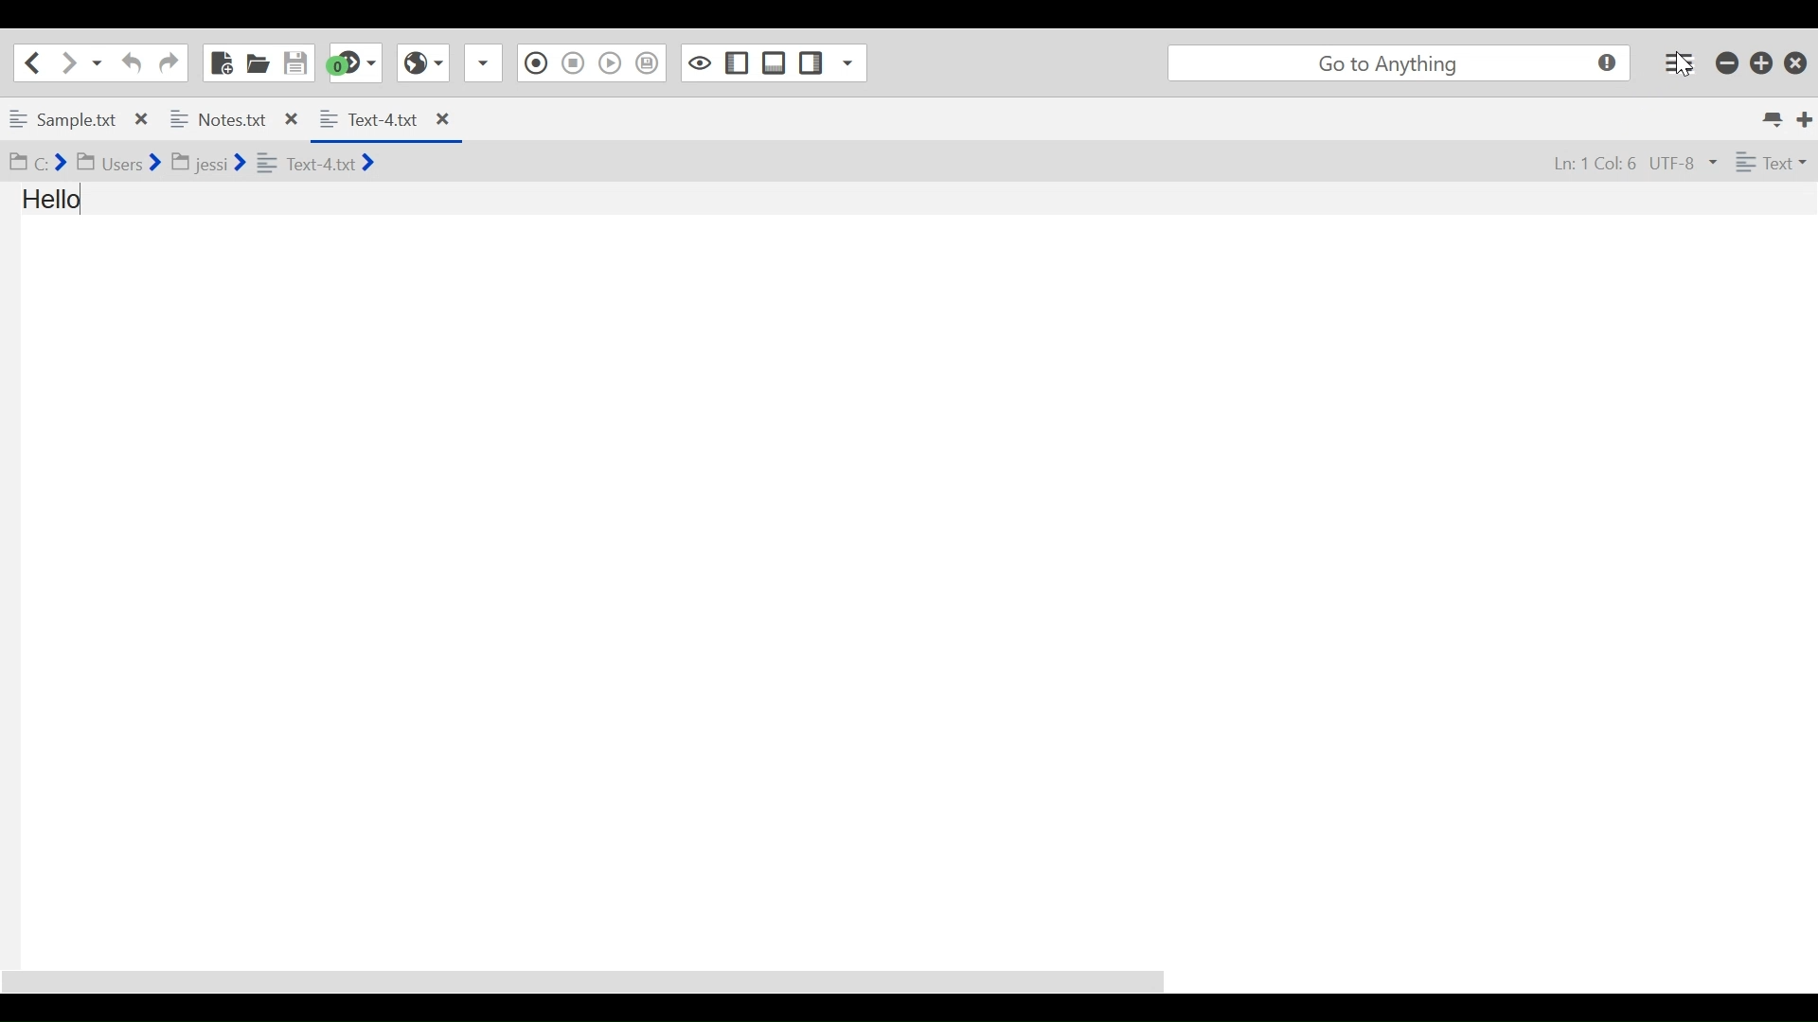 The width and height of the screenshot is (1818, 1022). Describe the element at coordinates (36, 62) in the screenshot. I see `Go back one location` at that location.